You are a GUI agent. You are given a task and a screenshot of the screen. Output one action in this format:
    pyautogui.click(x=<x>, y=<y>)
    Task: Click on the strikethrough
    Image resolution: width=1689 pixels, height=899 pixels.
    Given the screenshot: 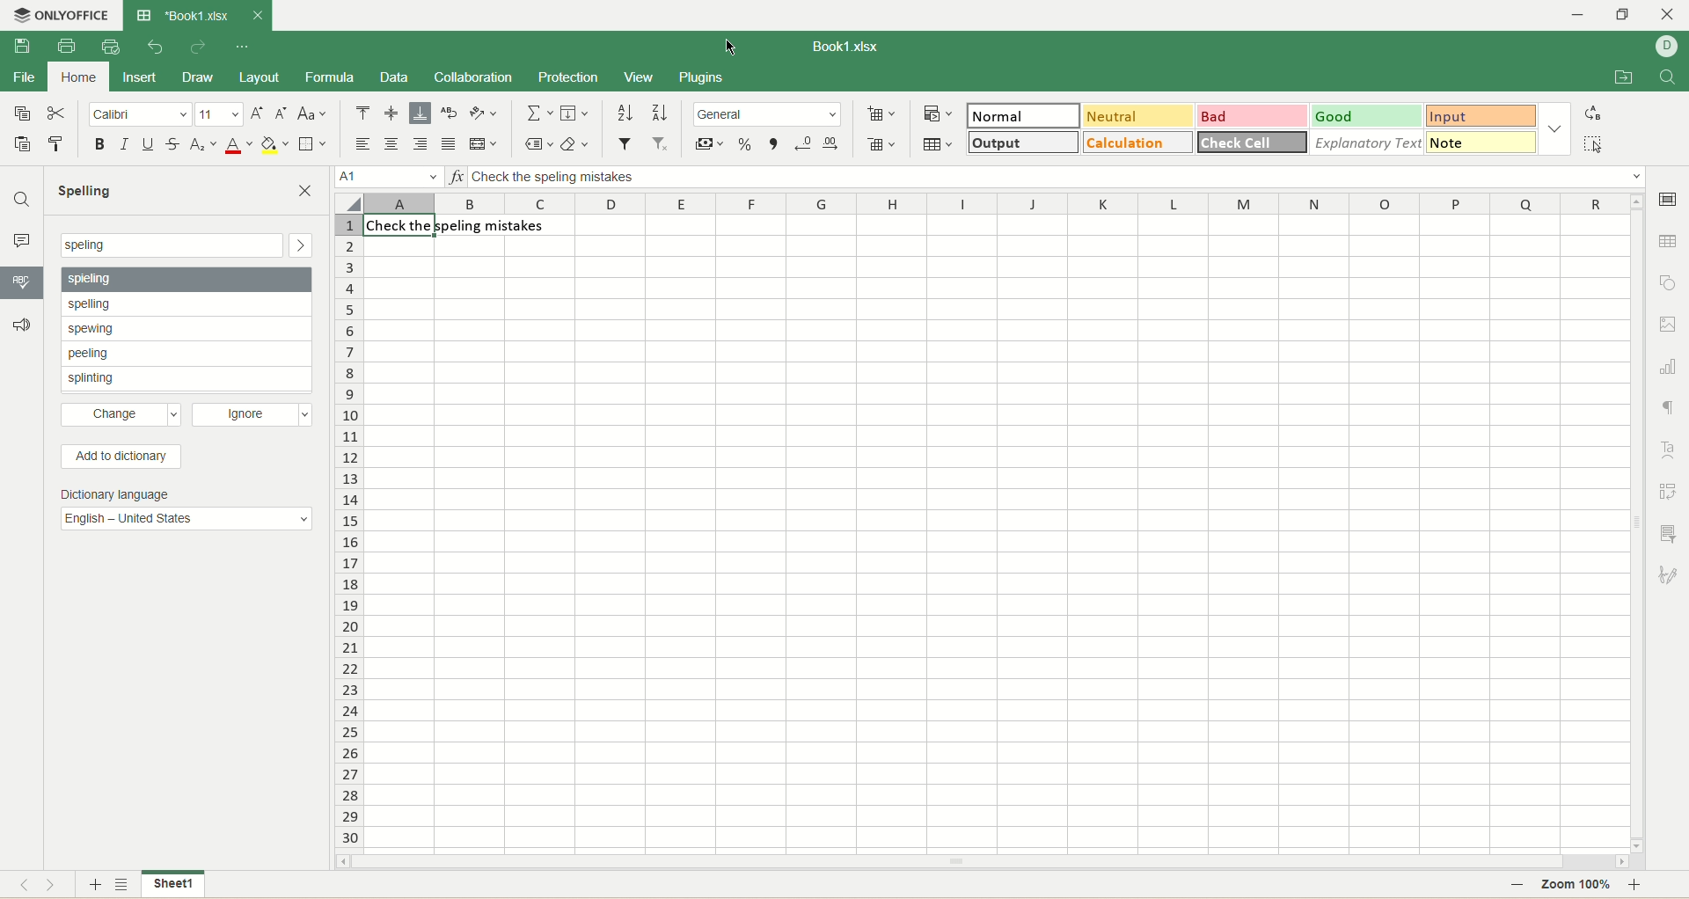 What is the action you would take?
    pyautogui.click(x=175, y=146)
    